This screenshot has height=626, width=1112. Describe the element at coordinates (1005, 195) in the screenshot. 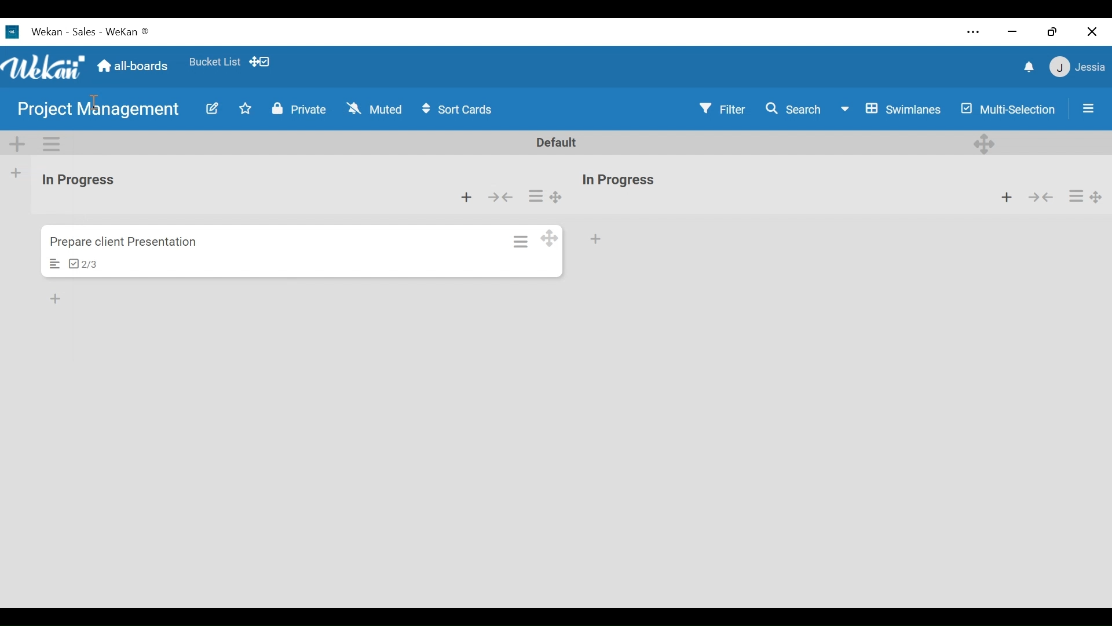

I see `Add card to the top of the list` at that location.